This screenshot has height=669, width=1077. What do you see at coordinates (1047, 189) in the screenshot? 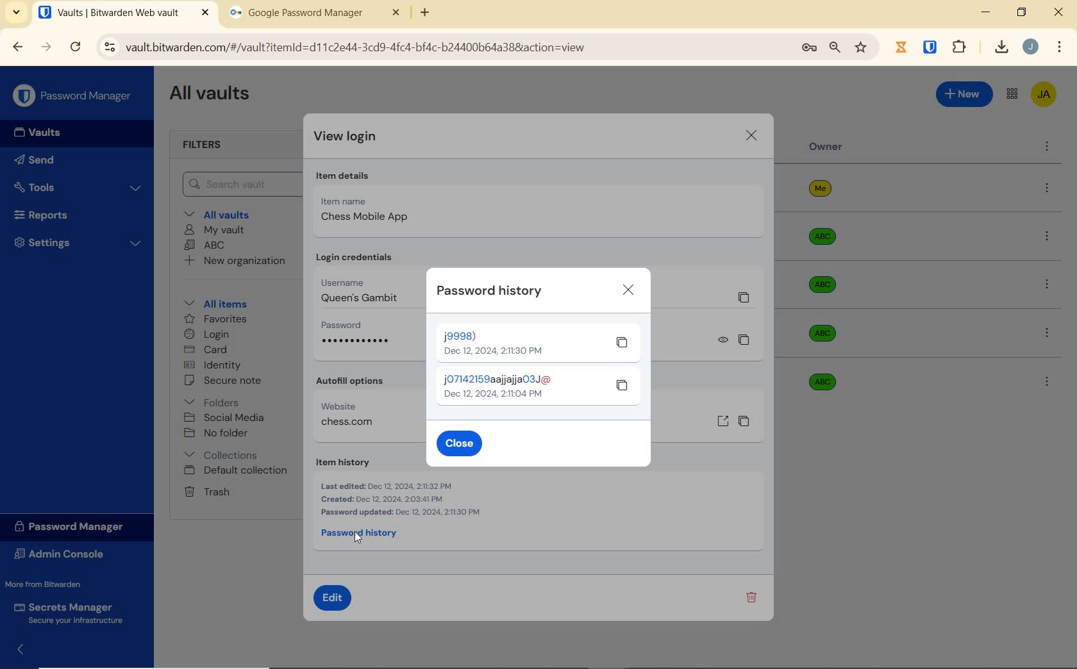
I see `more options` at bounding box center [1047, 189].